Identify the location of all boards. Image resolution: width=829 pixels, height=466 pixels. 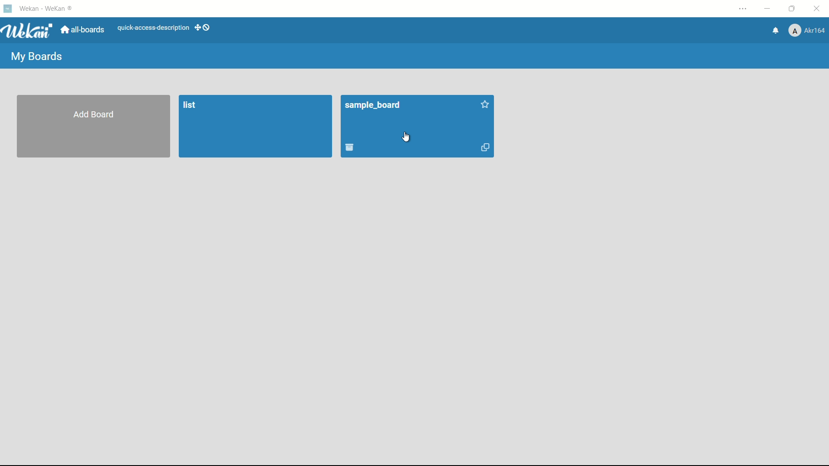
(82, 30).